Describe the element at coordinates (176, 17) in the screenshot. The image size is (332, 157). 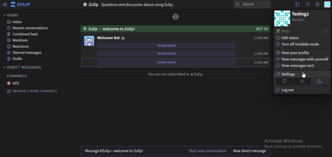
I see `Image` at that location.